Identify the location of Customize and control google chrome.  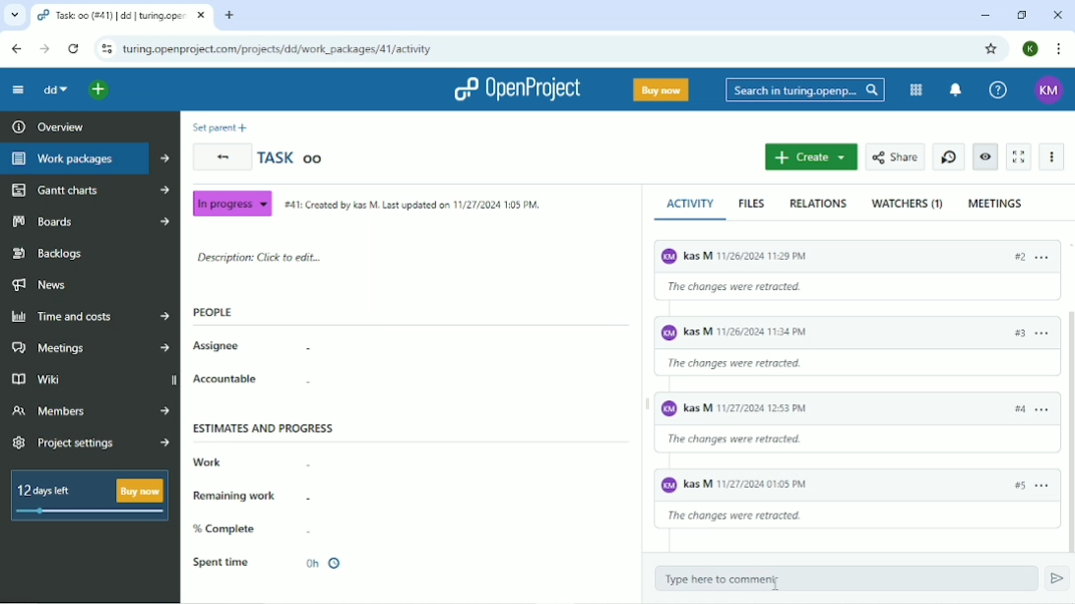
(1059, 50).